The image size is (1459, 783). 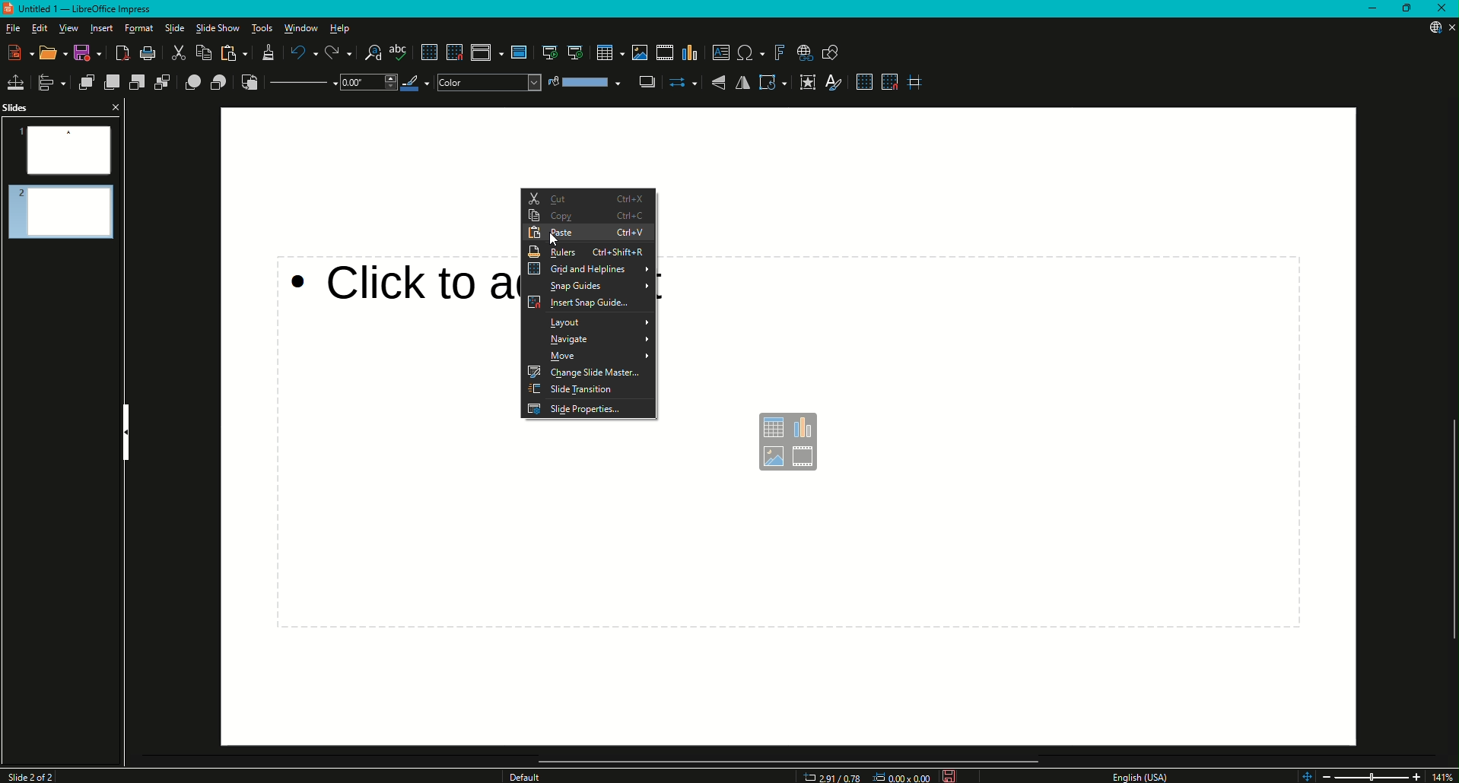 I want to click on Snap to Grid, so click(x=452, y=50).